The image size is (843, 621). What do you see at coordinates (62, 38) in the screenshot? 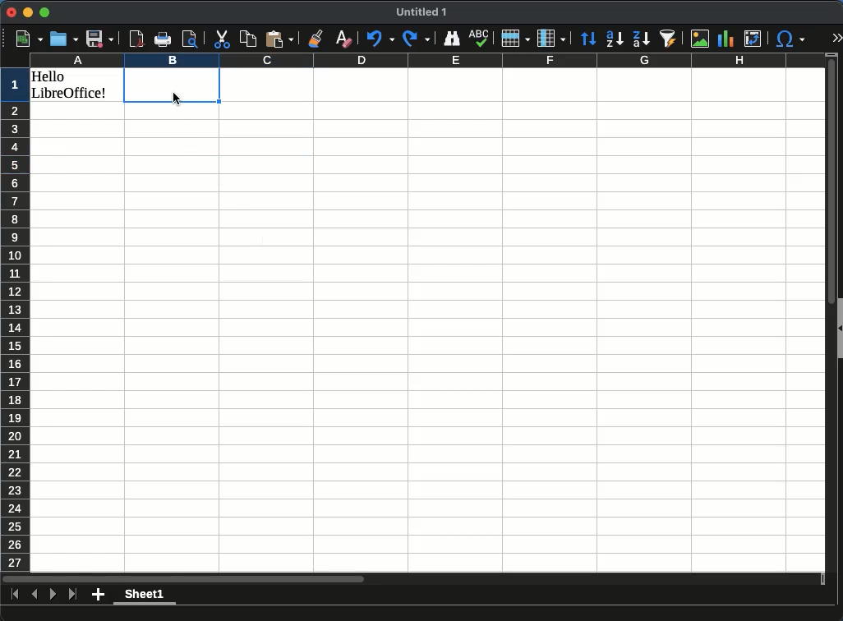
I see `open` at bounding box center [62, 38].